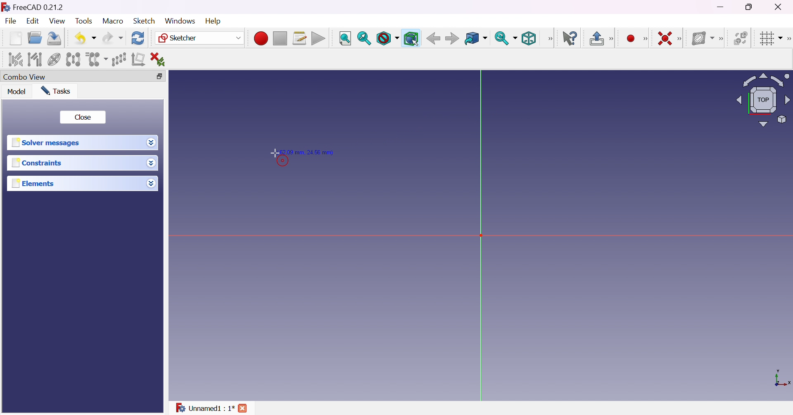 The image size is (793, 415). Describe the element at coordinates (152, 143) in the screenshot. I see `Drop down` at that location.